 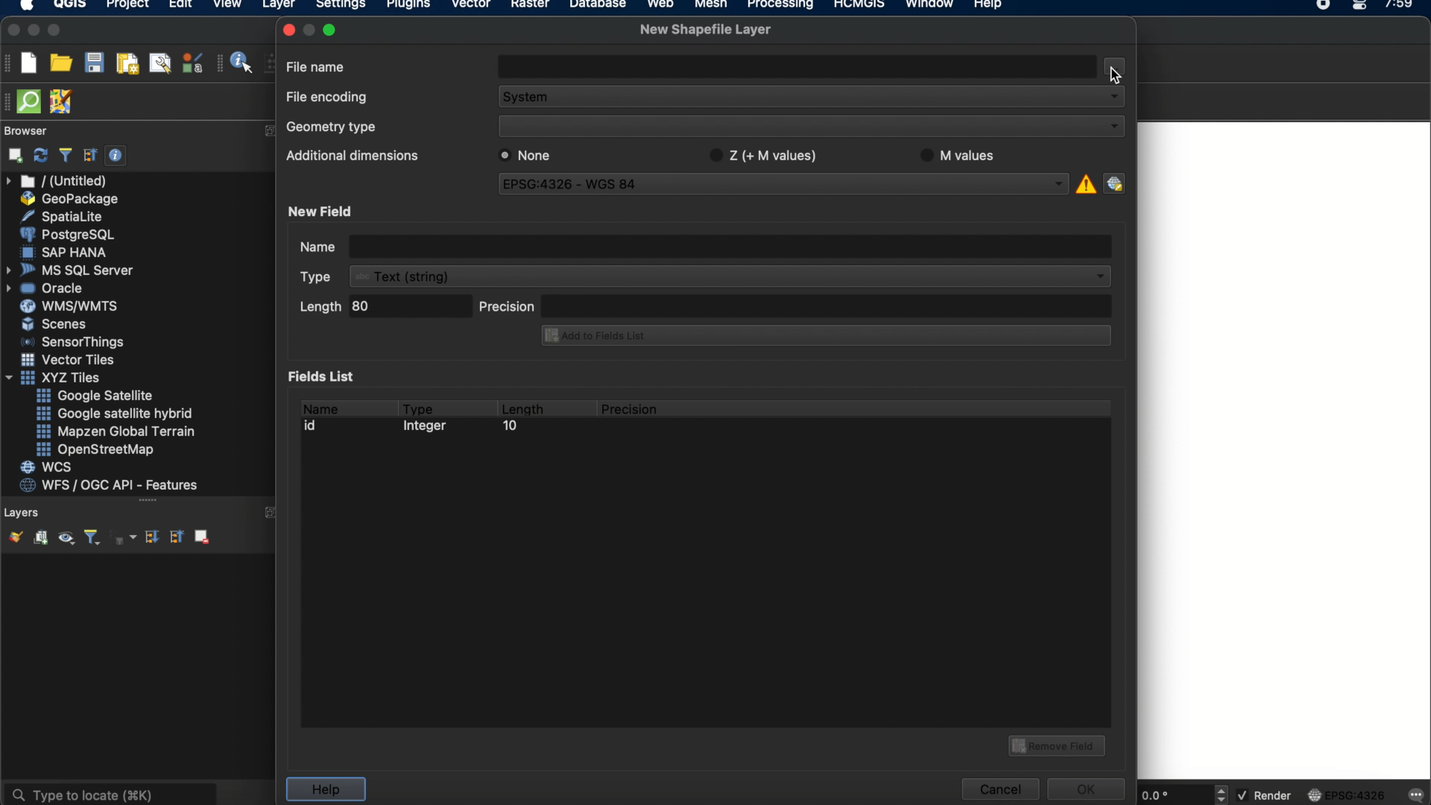 What do you see at coordinates (96, 396) in the screenshot?
I see `google satellite` at bounding box center [96, 396].